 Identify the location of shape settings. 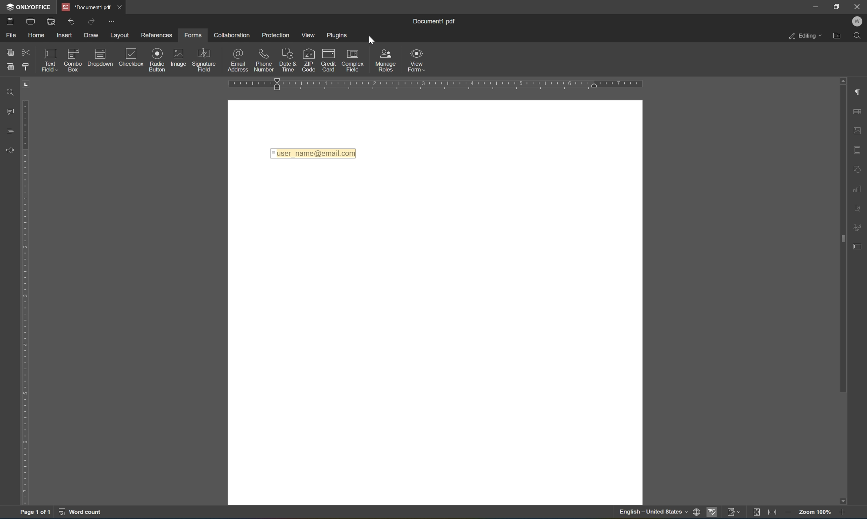
(860, 169).